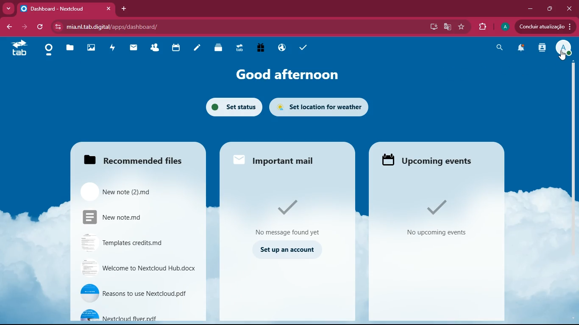  I want to click on extensions, so click(482, 26).